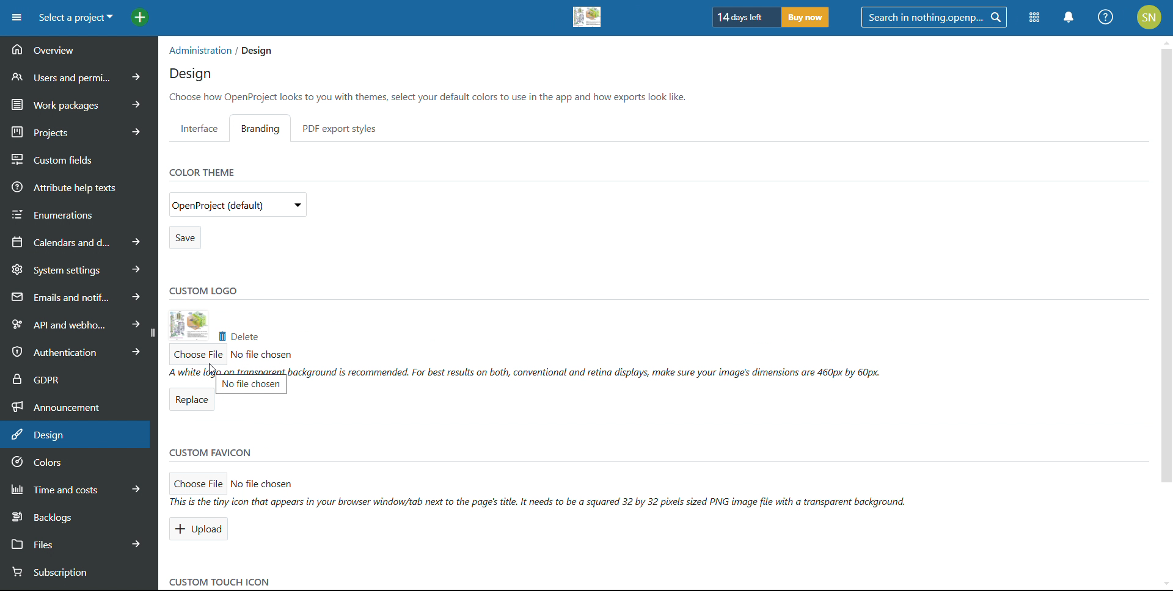 This screenshot has height=591, width=1173. I want to click on emails and notifications, so click(76, 296).